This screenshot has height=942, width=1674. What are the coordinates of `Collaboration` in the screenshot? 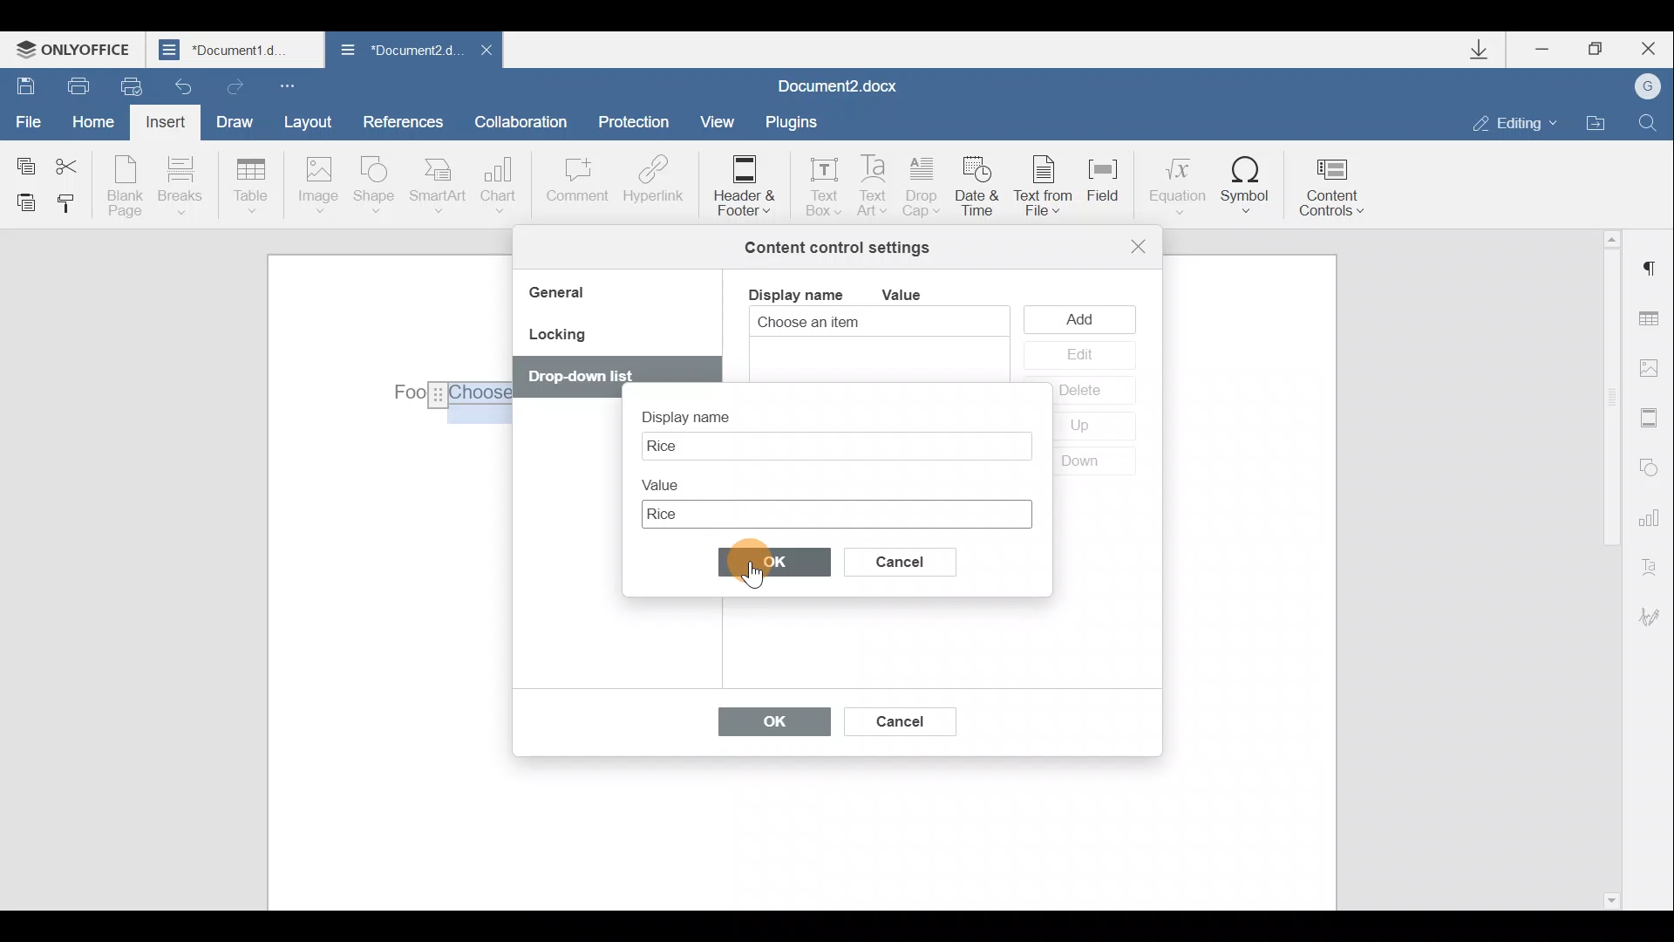 It's located at (527, 121).